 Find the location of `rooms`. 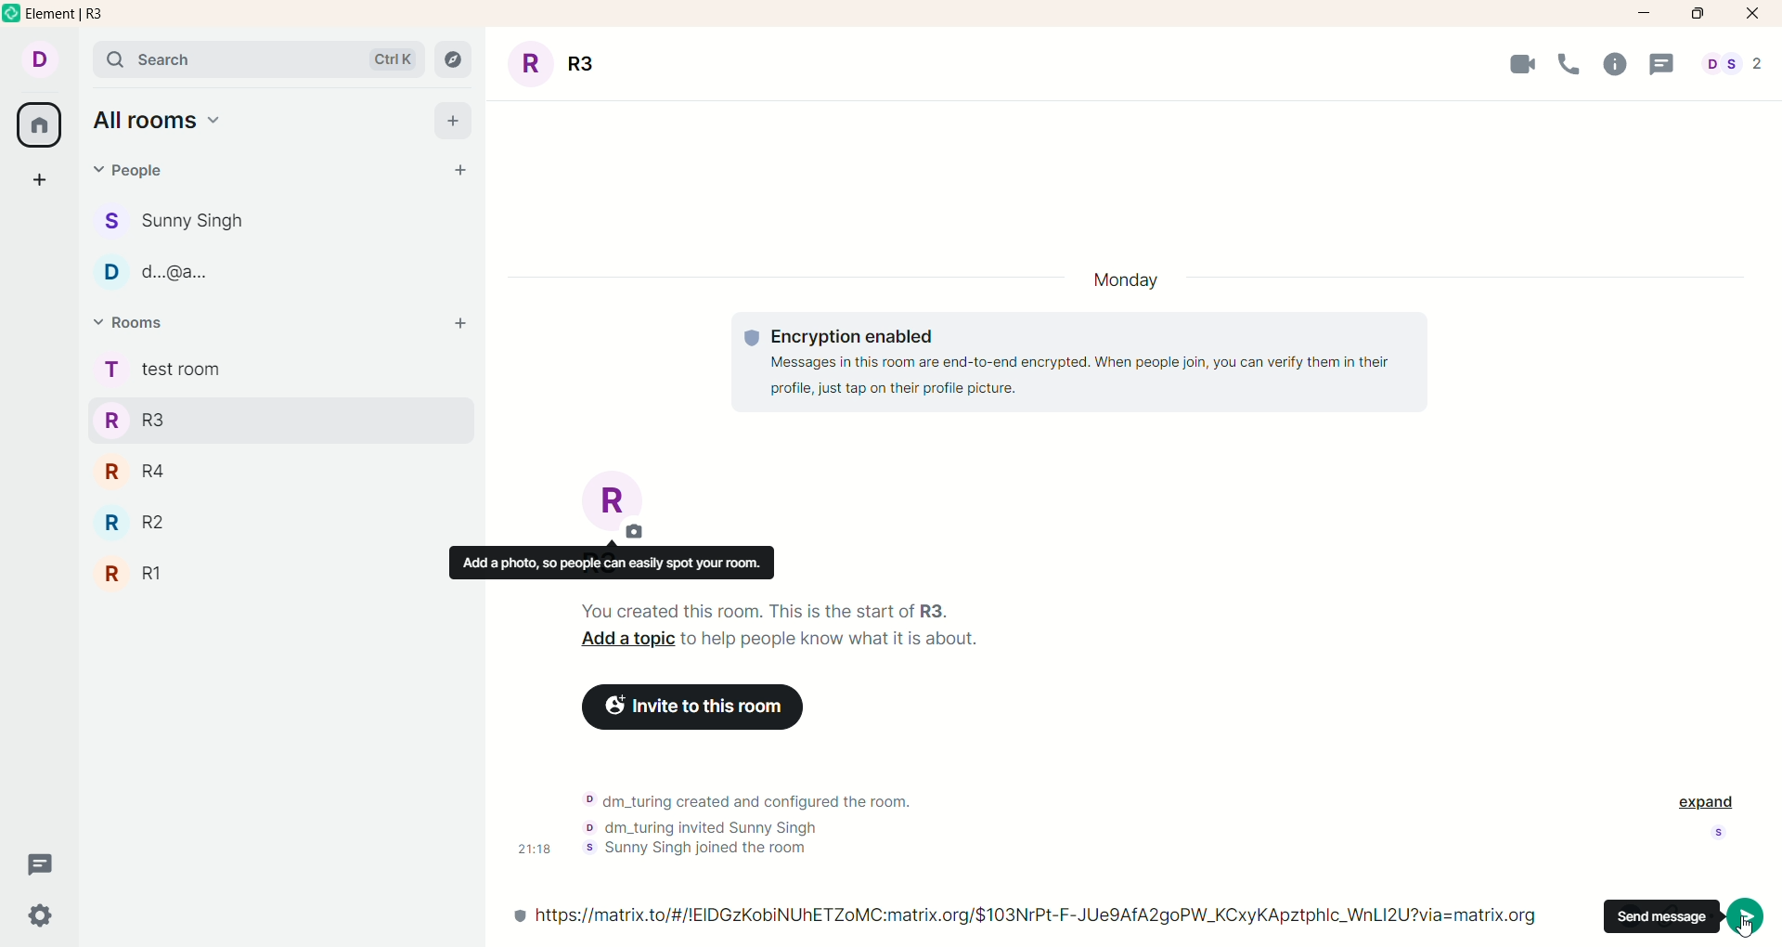

rooms is located at coordinates (132, 325).